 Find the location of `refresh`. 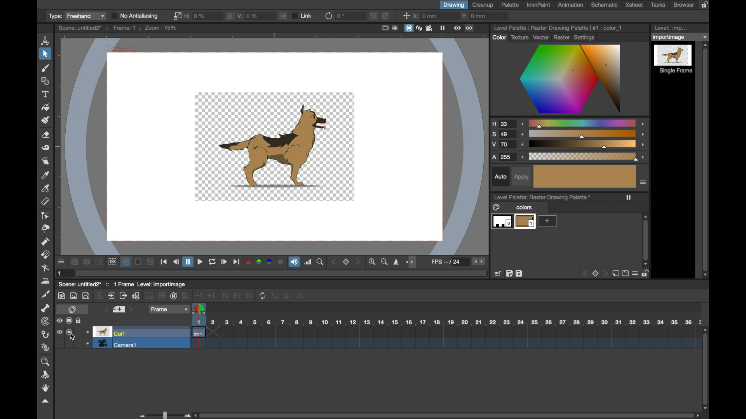

refresh is located at coordinates (213, 262).